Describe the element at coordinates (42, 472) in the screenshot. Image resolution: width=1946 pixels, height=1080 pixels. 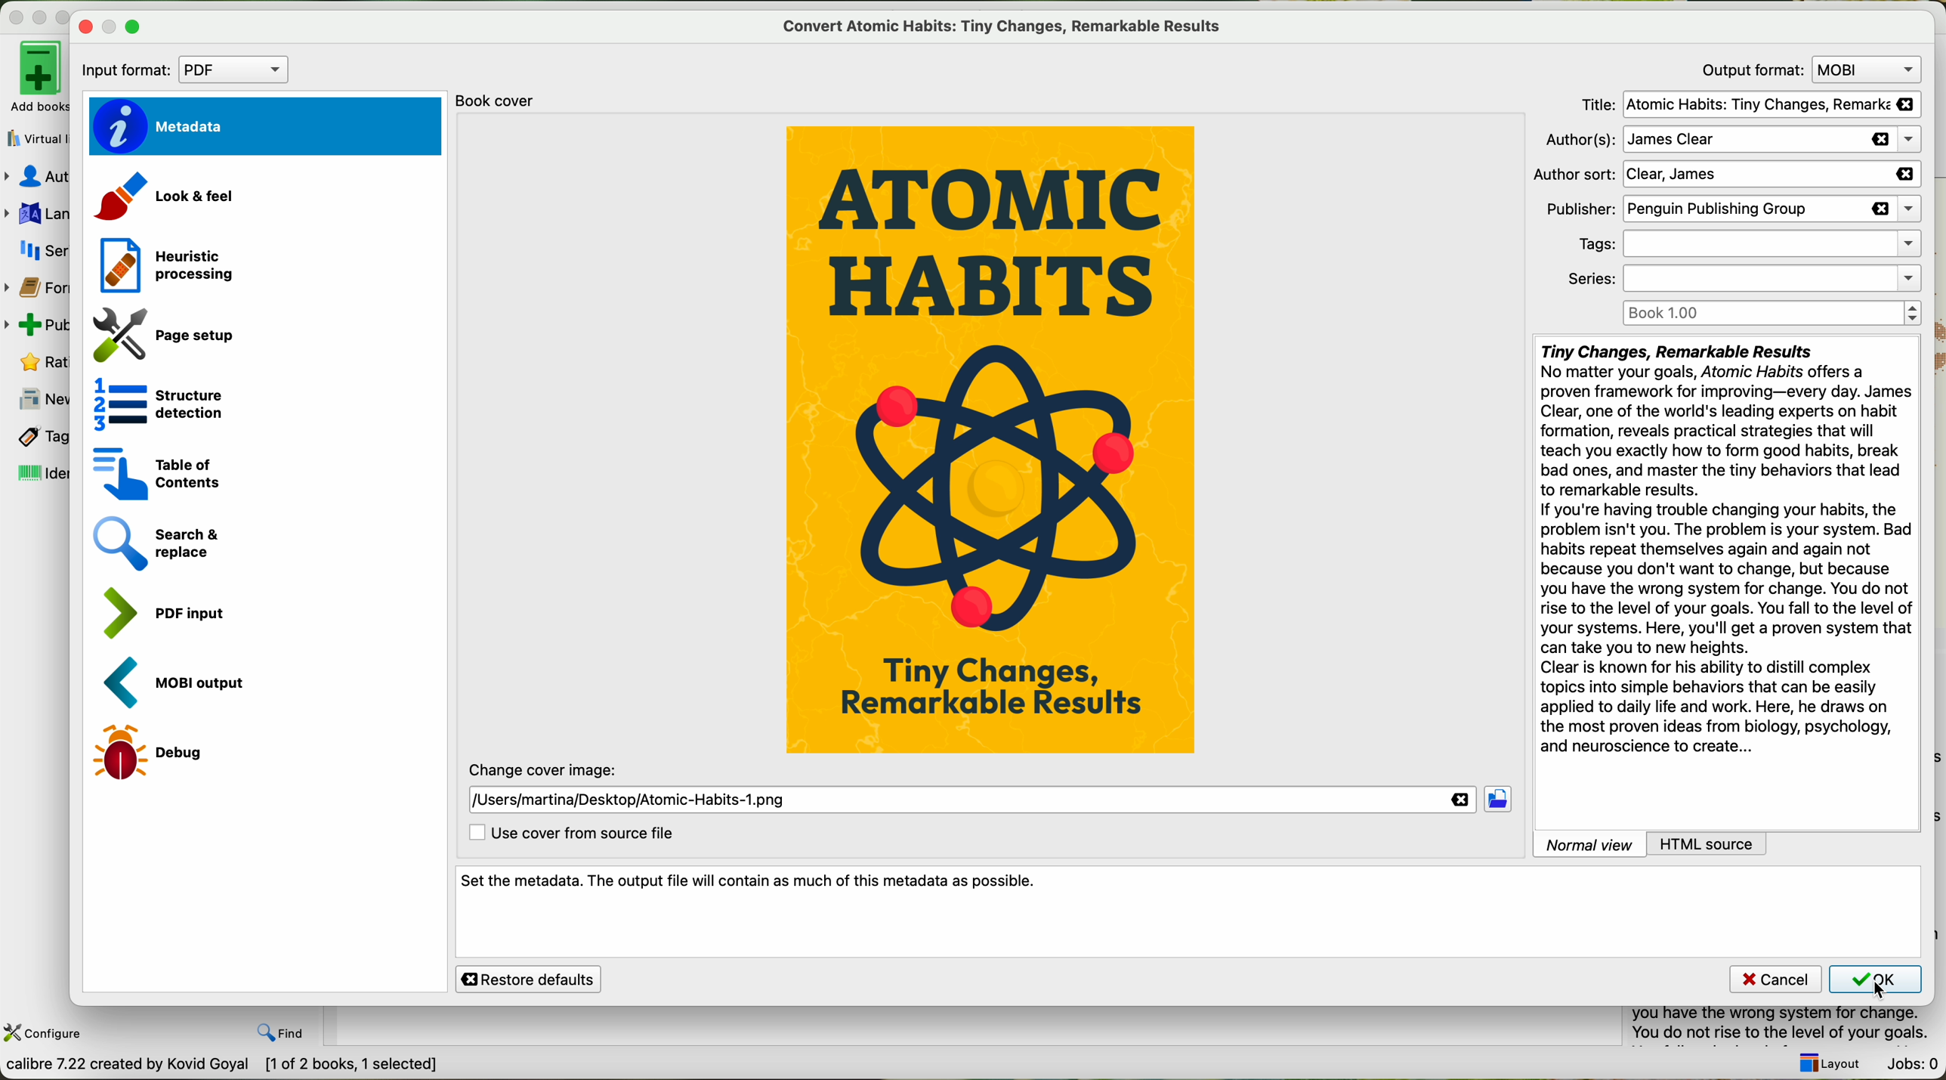
I see `identifiers` at that location.